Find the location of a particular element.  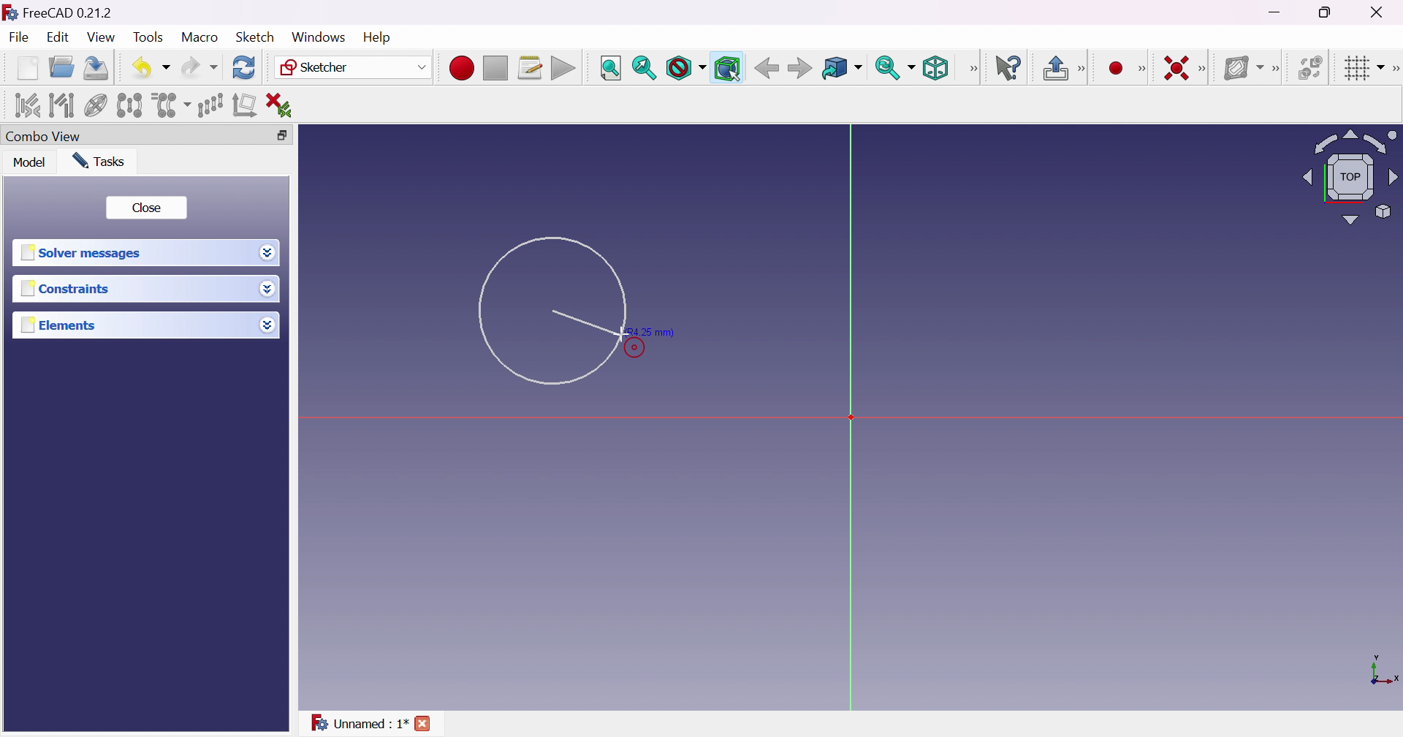

File is located at coordinates (19, 37).